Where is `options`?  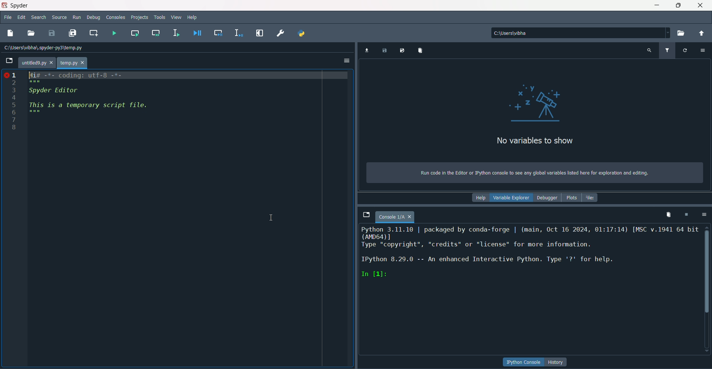
options is located at coordinates (706, 215).